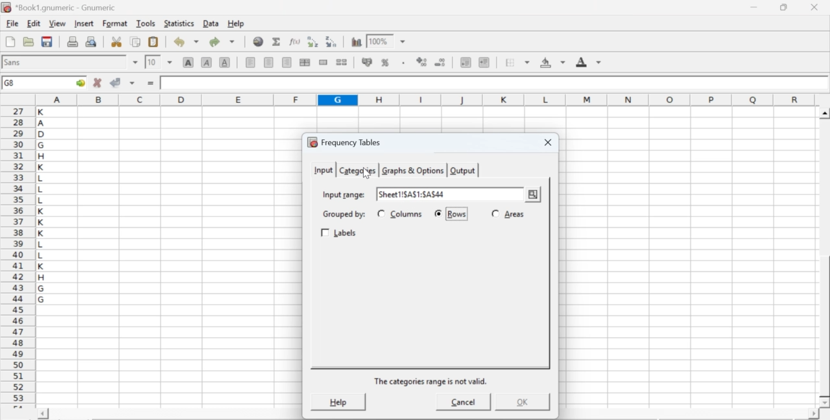 The image size is (830, 420). What do you see at coordinates (287, 63) in the screenshot?
I see `align right` at bounding box center [287, 63].